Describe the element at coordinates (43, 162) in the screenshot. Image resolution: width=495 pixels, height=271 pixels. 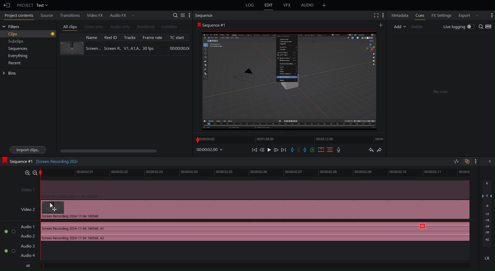
I see `Sequence#1 [Screen recording 202` at that location.